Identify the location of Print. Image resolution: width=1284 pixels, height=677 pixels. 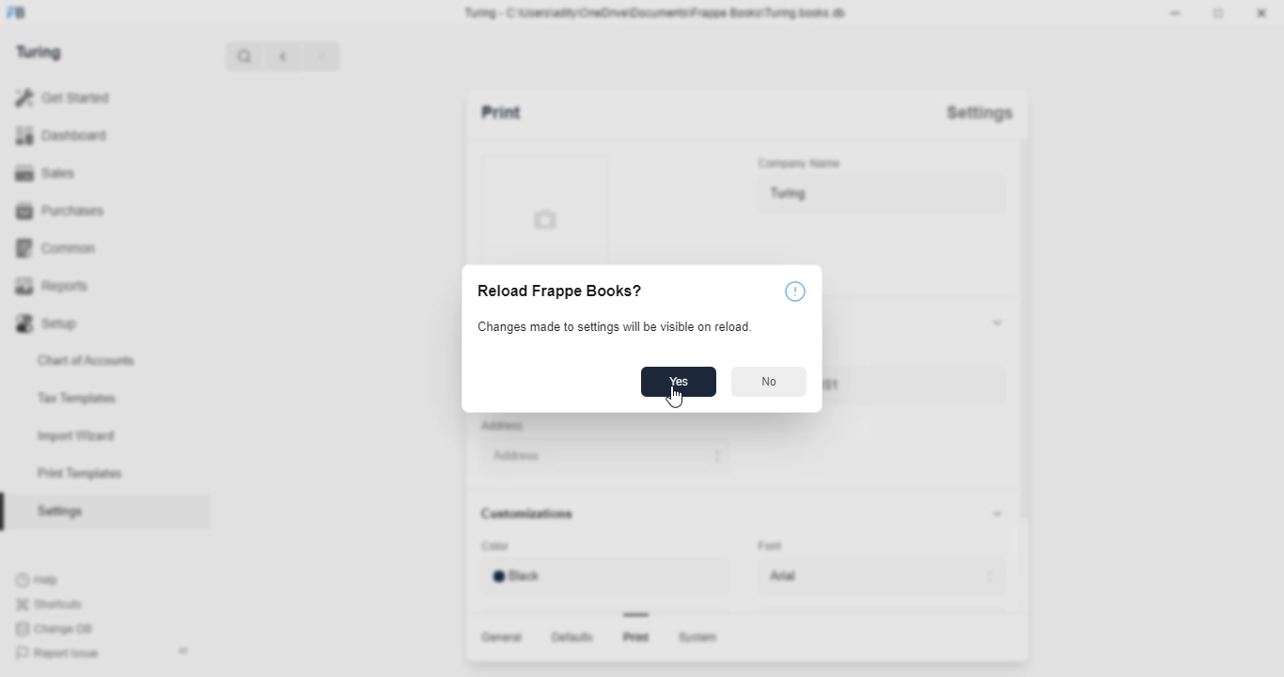
(635, 638).